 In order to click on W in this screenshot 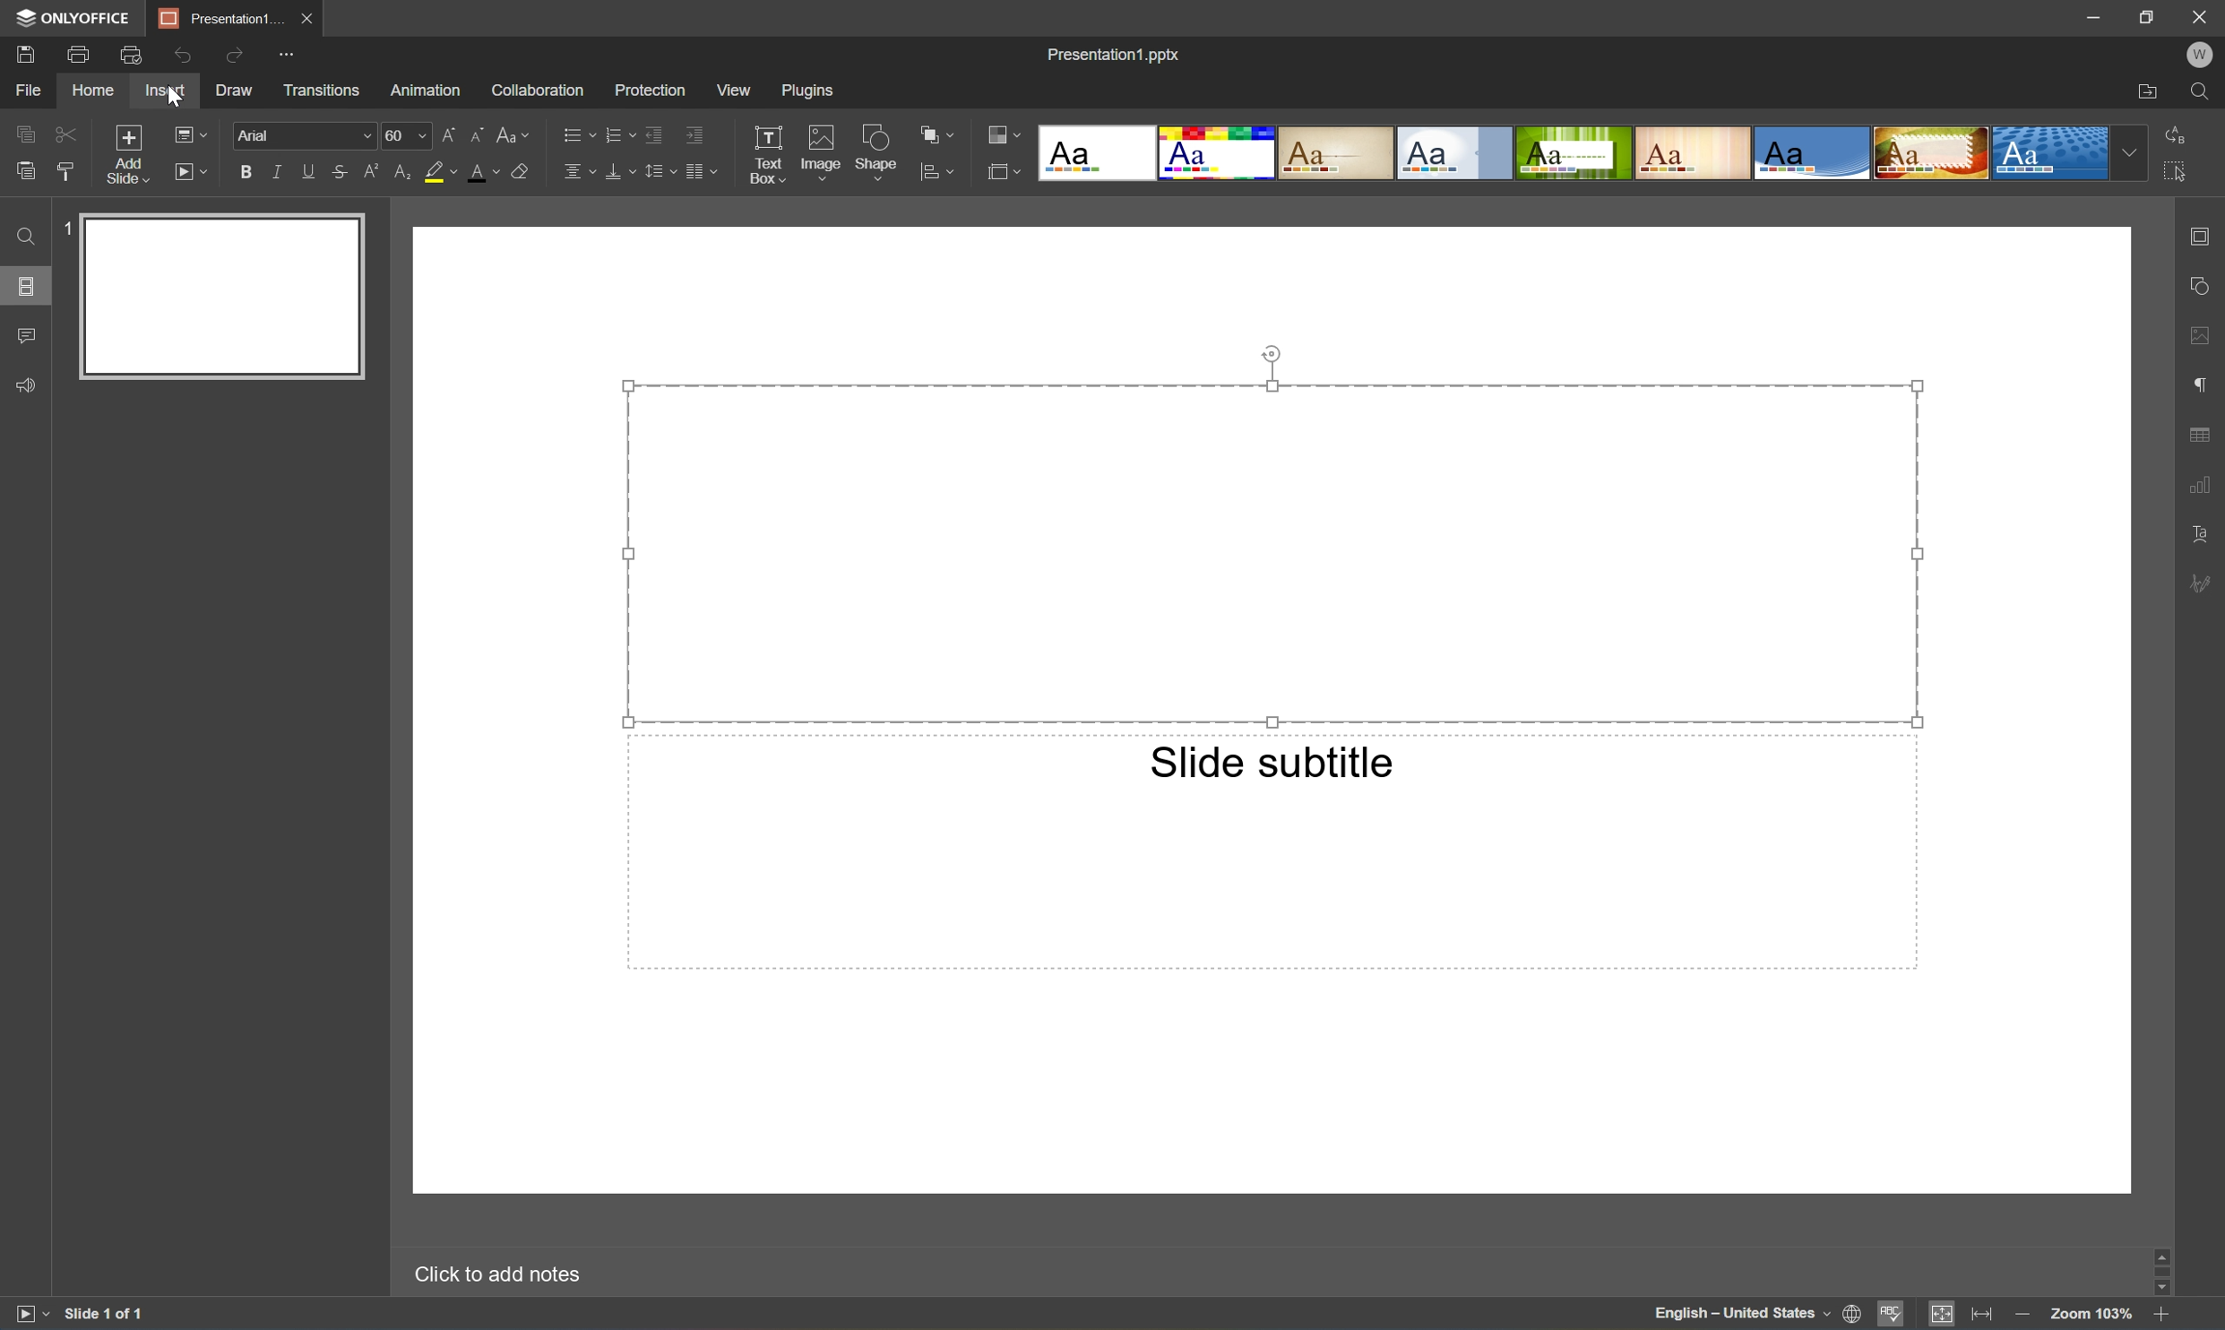, I will do `click(2204, 53)`.